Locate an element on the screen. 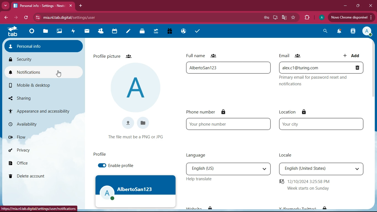 This screenshot has height=212, width=377. Password is located at coordinates (266, 17).